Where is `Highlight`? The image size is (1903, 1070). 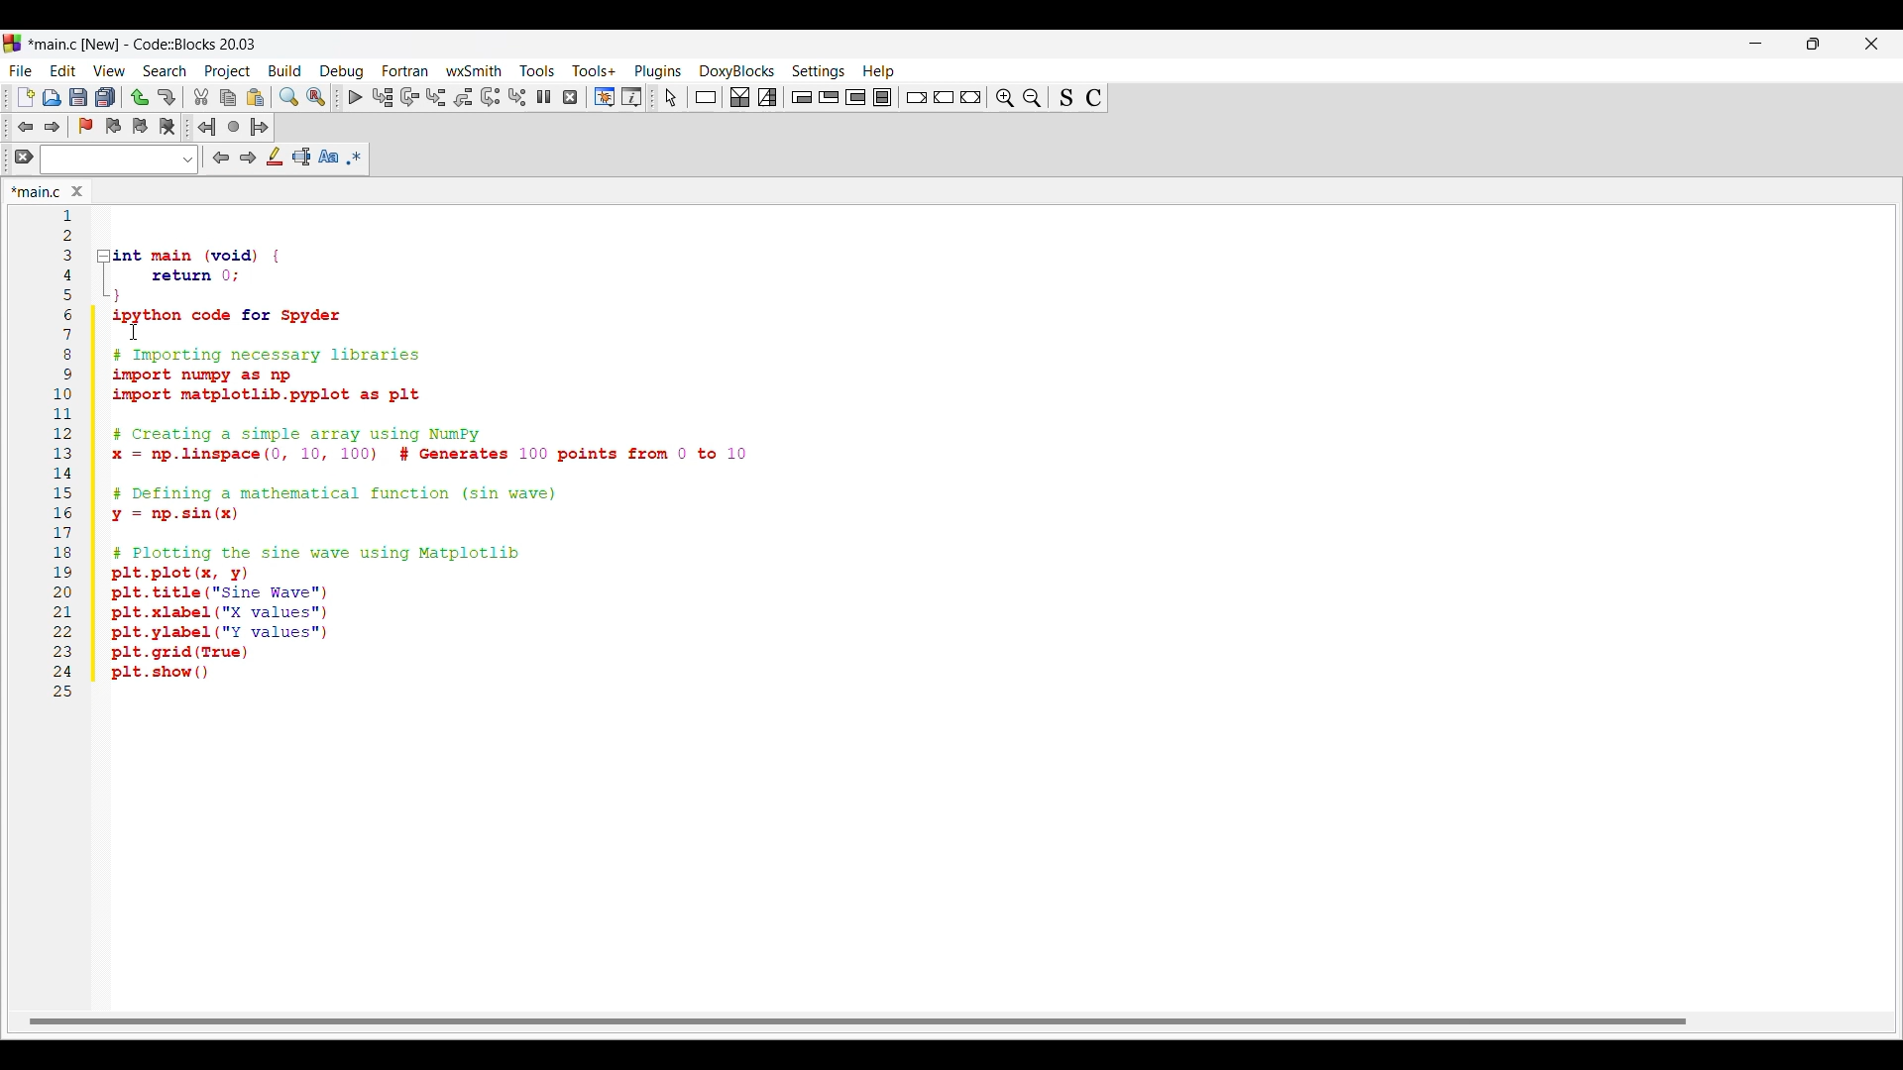
Highlight is located at coordinates (275, 156).